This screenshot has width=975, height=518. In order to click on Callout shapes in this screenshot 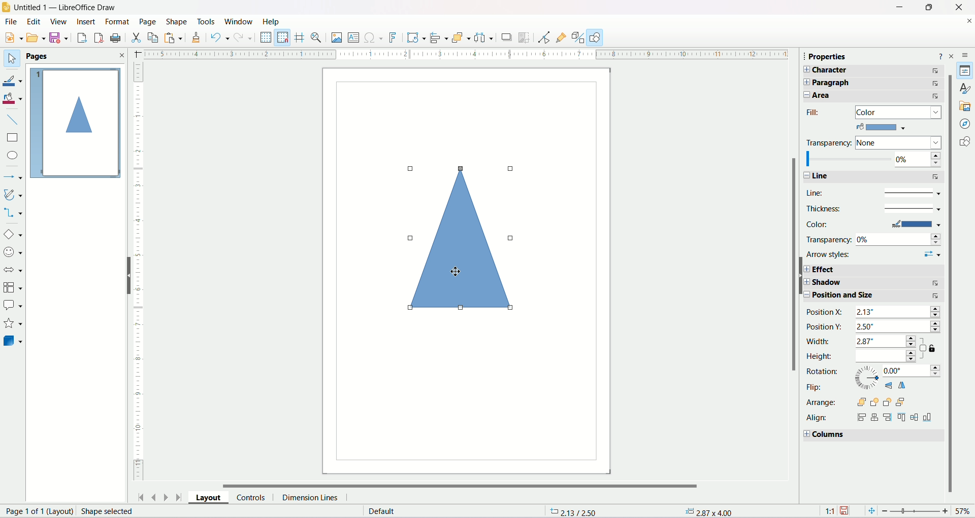, I will do `click(14, 305)`.